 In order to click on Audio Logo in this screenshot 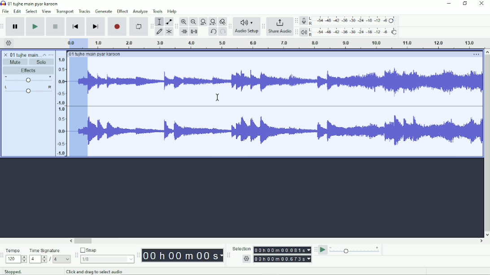, I will do `click(247, 21)`.